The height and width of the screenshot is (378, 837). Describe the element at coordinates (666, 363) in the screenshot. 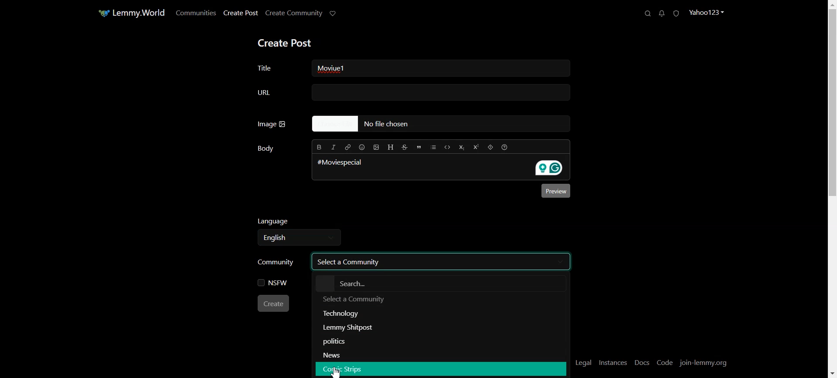

I see `Code` at that location.